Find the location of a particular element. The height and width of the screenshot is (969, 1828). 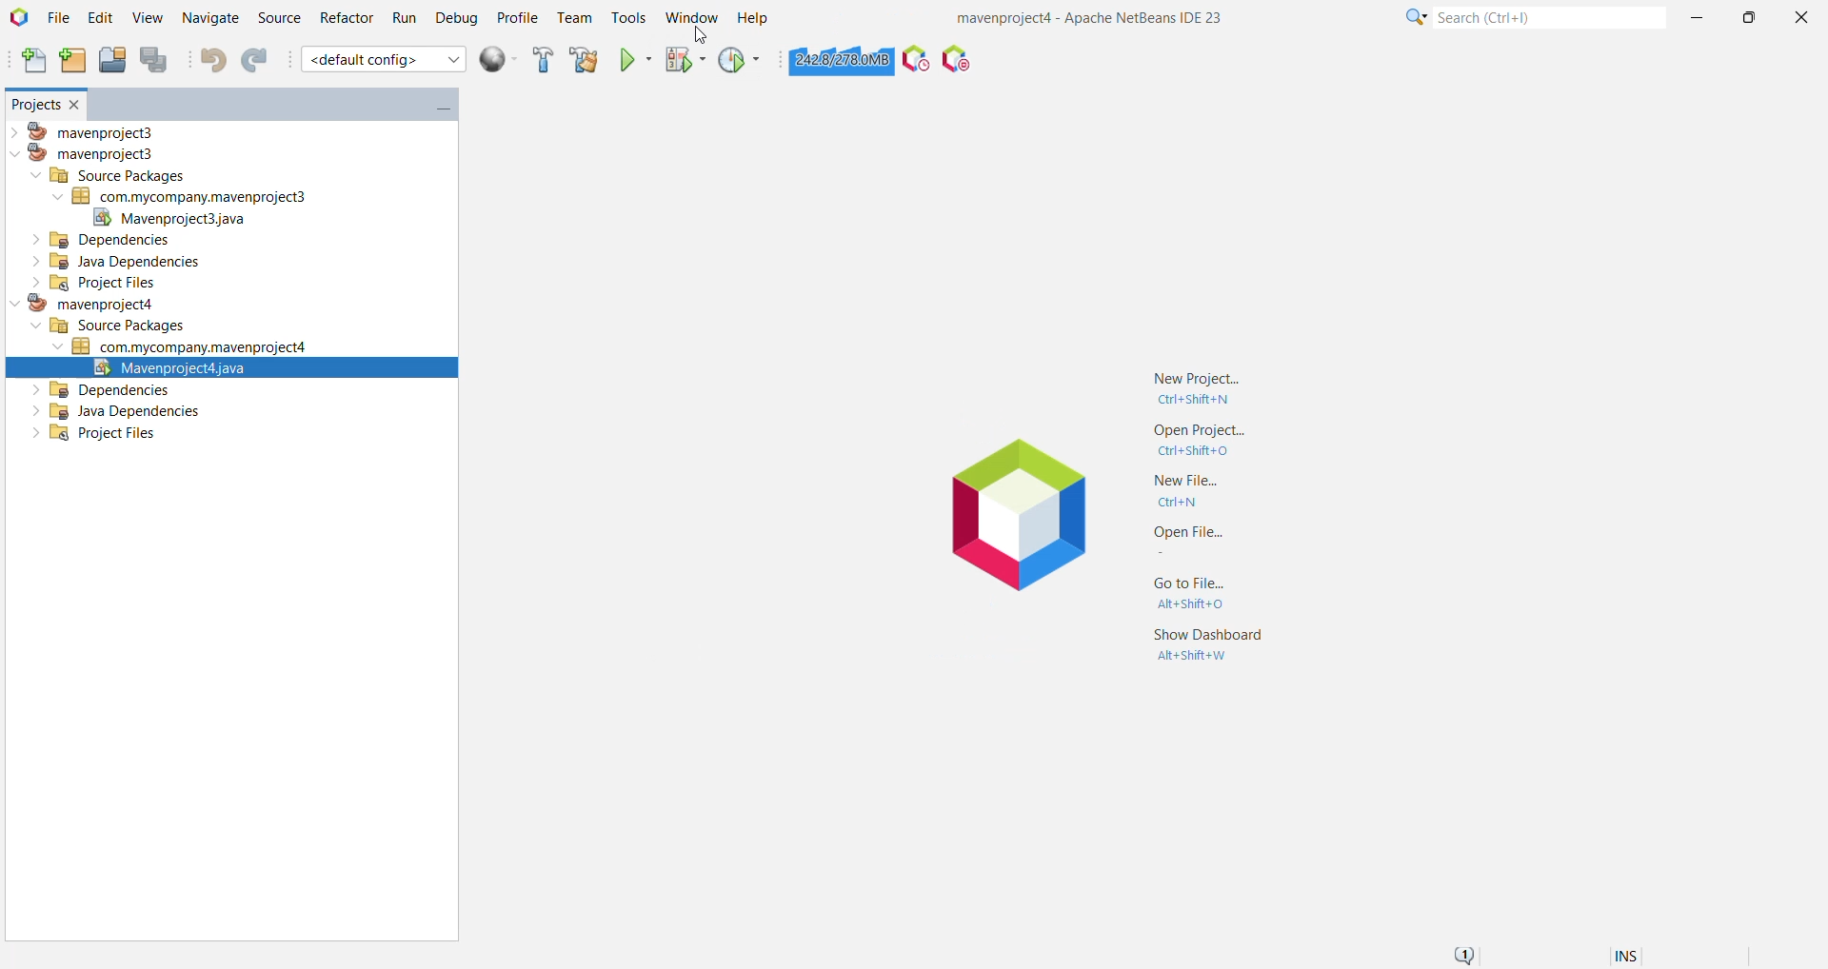

Application Logo is located at coordinates (1022, 526).